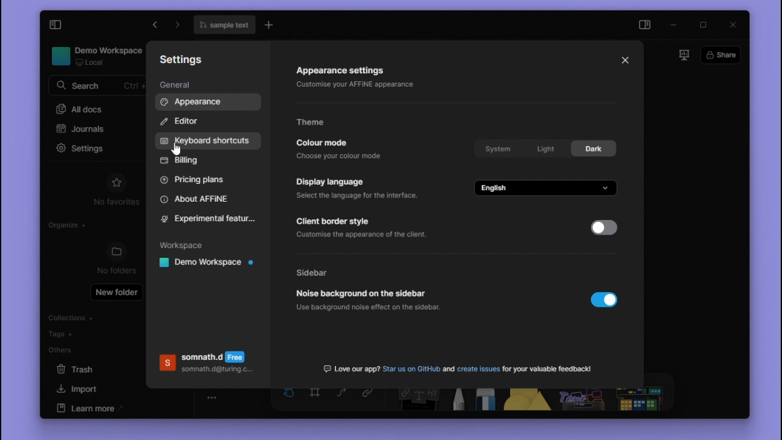 The width and height of the screenshot is (782, 440). I want to click on workspace name and details, so click(92, 57).